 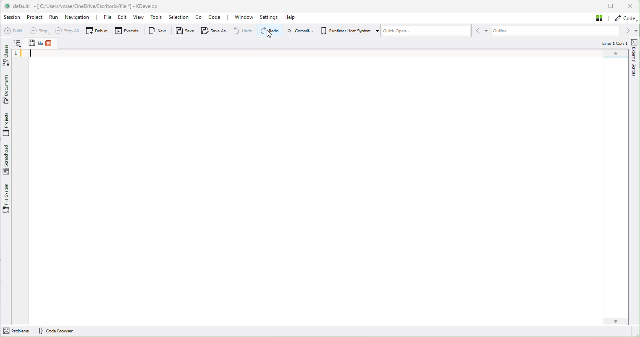 I want to click on Info, so click(x=20, y=42).